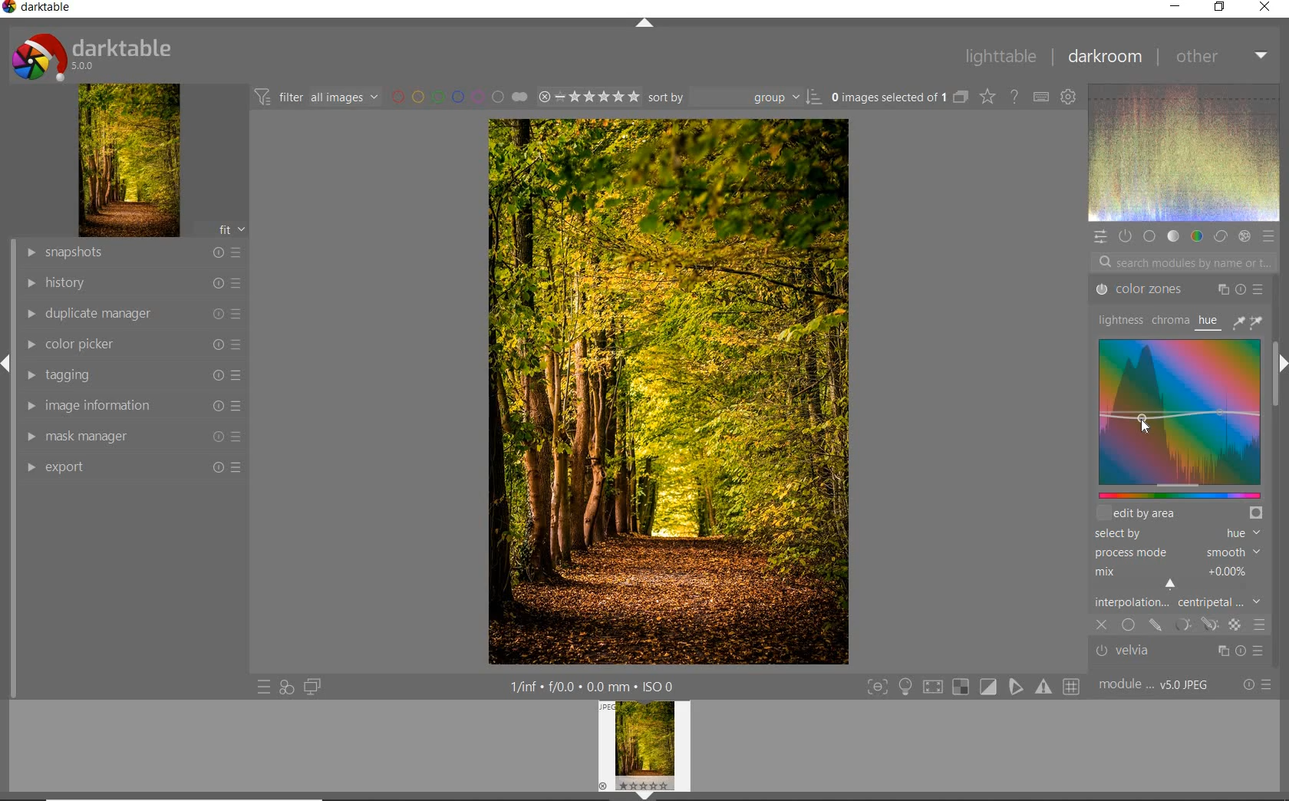  I want to click on HISTORY, so click(130, 284).